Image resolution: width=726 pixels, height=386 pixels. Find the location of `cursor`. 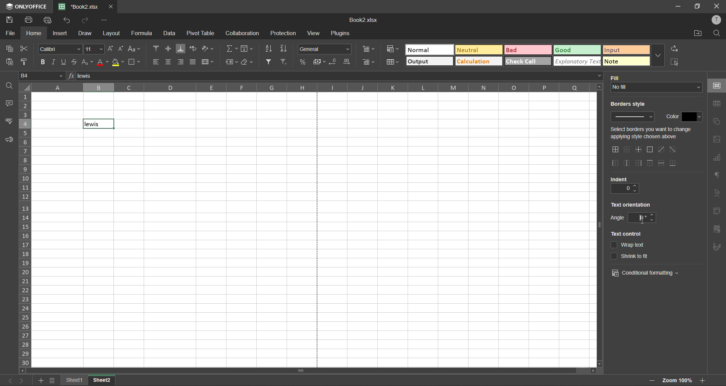

cursor is located at coordinates (644, 219).